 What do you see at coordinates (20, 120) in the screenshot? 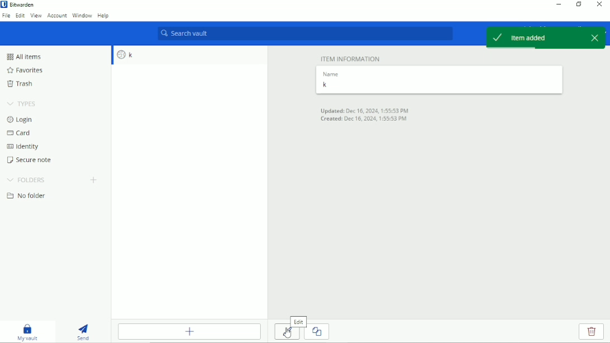
I see `Login` at bounding box center [20, 120].